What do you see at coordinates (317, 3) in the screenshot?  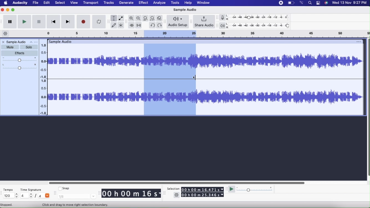 I see `app icon` at bounding box center [317, 3].